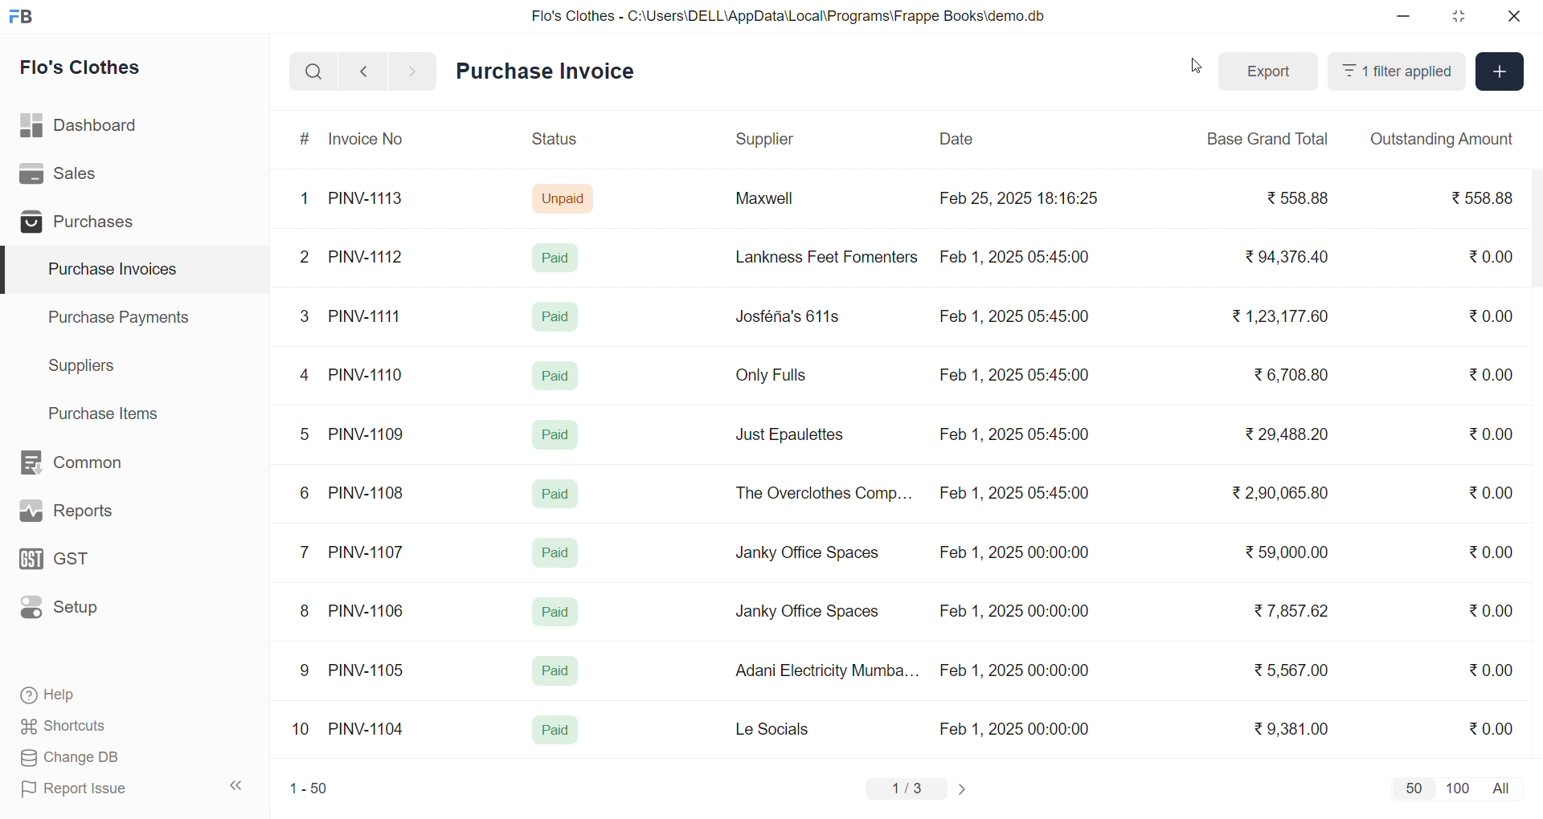 The height and width of the screenshot is (819, 1543). I want to click on resize, so click(1458, 16).